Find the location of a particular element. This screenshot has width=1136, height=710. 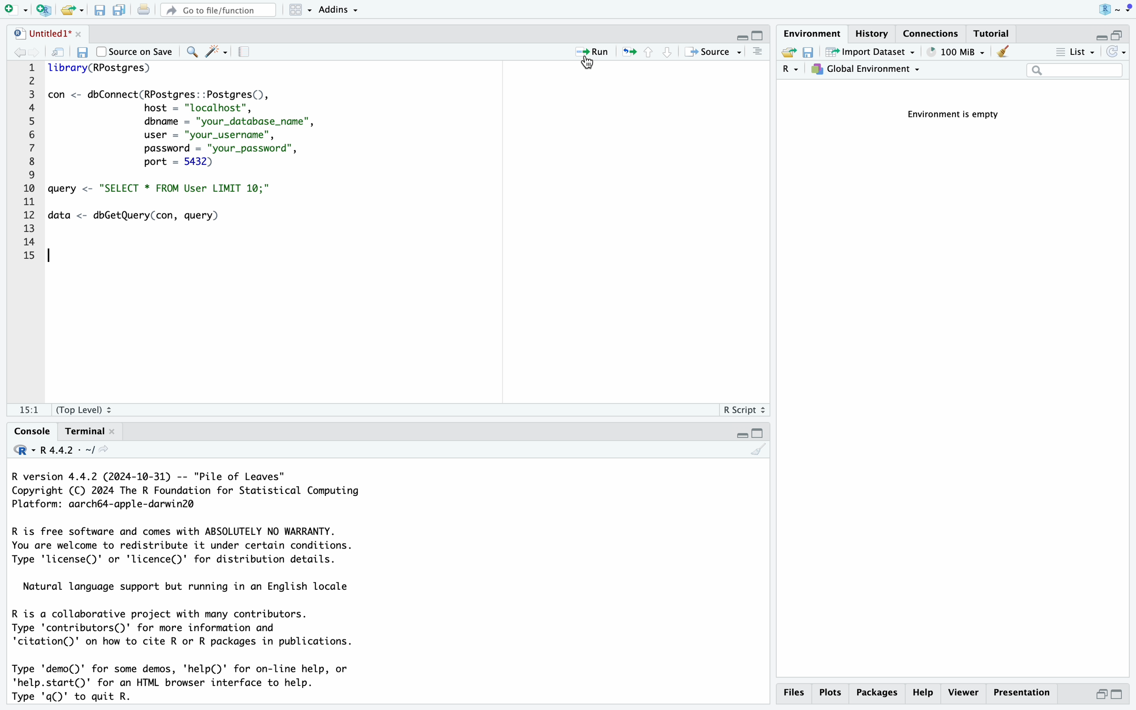

clear objects from the workspace is located at coordinates (1002, 53).